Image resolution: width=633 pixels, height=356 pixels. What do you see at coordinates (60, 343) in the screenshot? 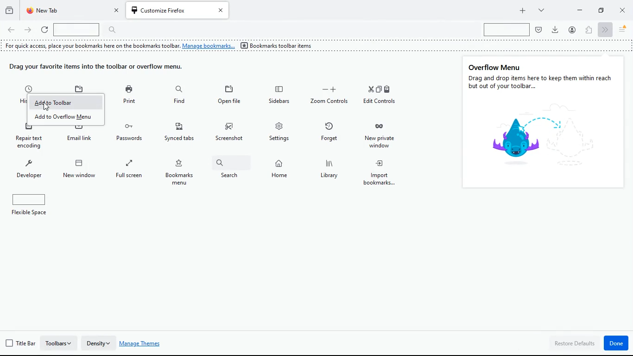
I see `toolbars` at bounding box center [60, 343].